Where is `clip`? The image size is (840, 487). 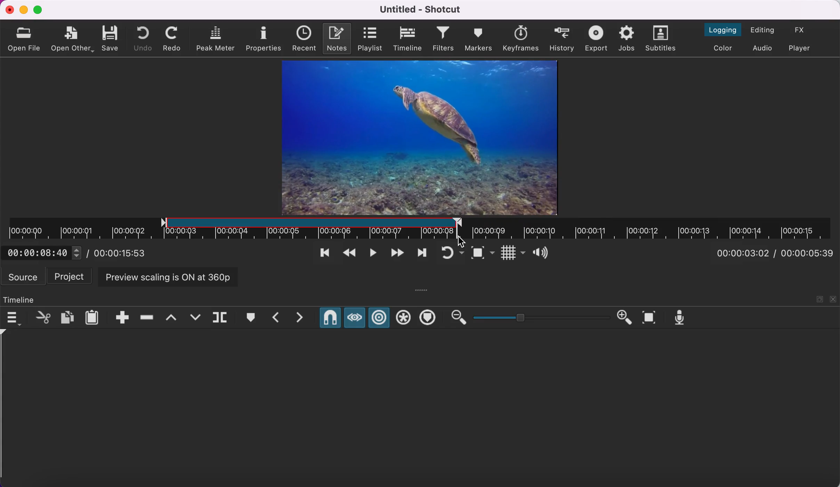 clip is located at coordinates (419, 137).